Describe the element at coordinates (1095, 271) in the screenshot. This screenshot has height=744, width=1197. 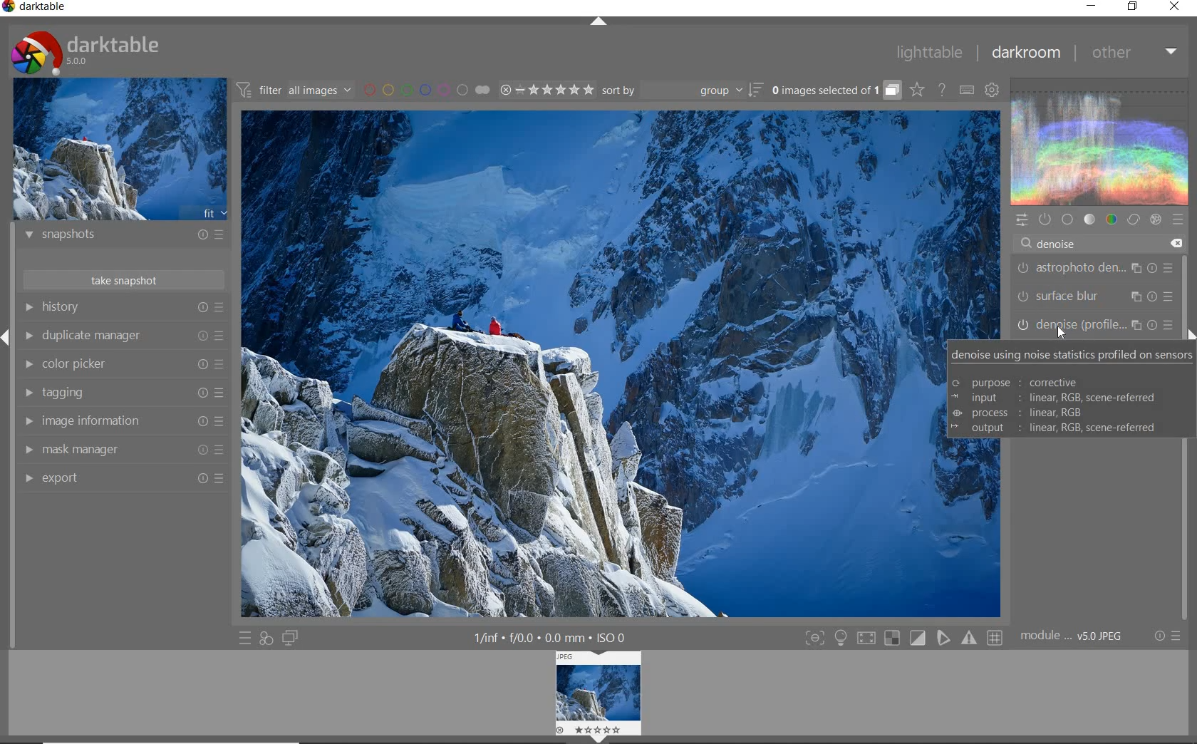
I see `astrophoto density` at that location.